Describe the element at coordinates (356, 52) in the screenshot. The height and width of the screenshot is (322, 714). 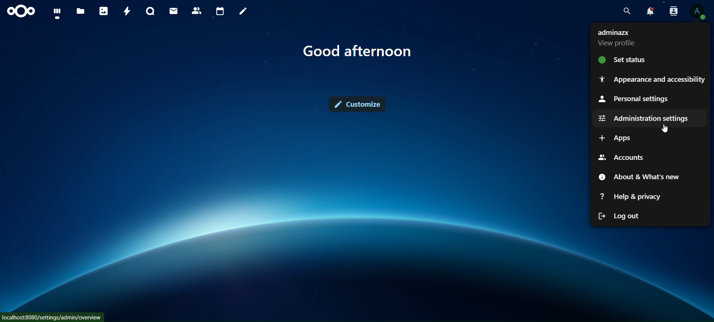
I see `text ` at that location.